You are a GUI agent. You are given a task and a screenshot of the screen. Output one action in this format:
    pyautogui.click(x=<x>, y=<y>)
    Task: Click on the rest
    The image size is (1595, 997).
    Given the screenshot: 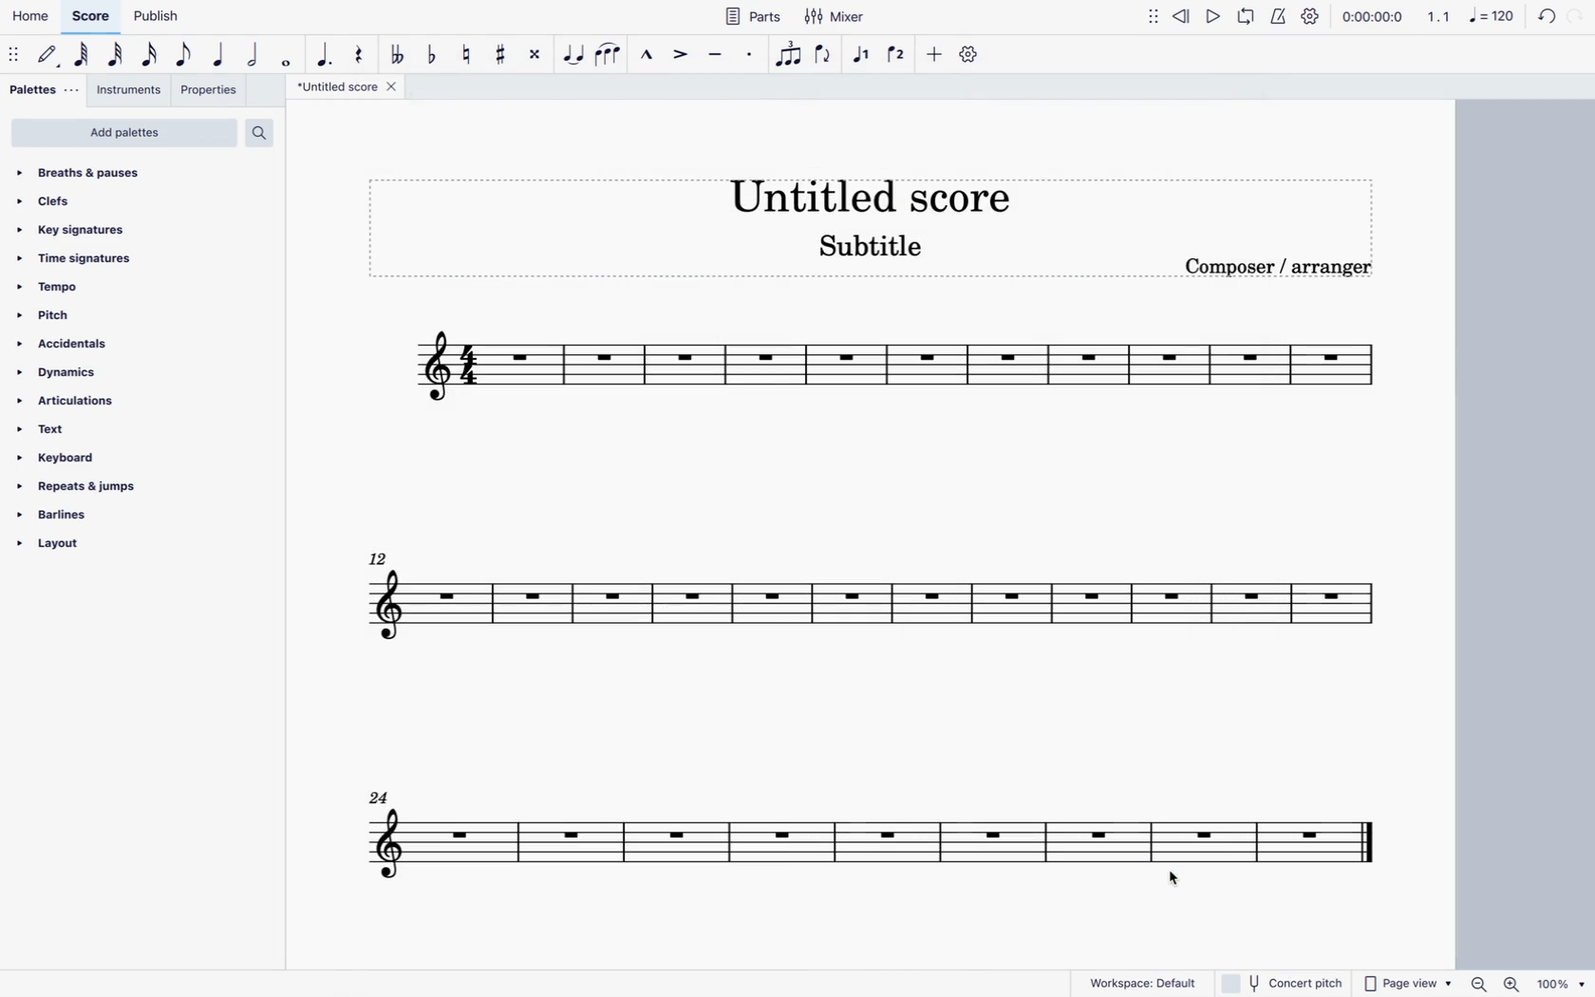 What is the action you would take?
    pyautogui.click(x=358, y=56)
    